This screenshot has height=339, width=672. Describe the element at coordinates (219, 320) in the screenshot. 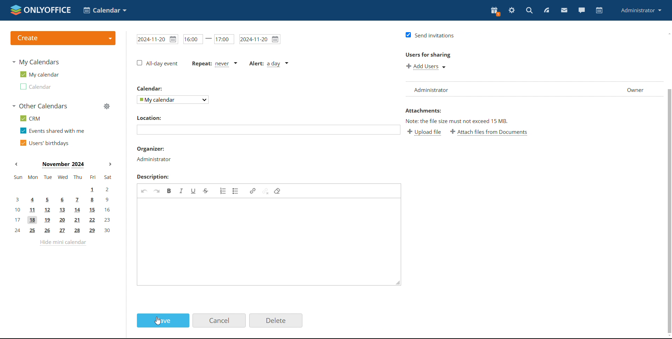

I see `cancel` at that location.